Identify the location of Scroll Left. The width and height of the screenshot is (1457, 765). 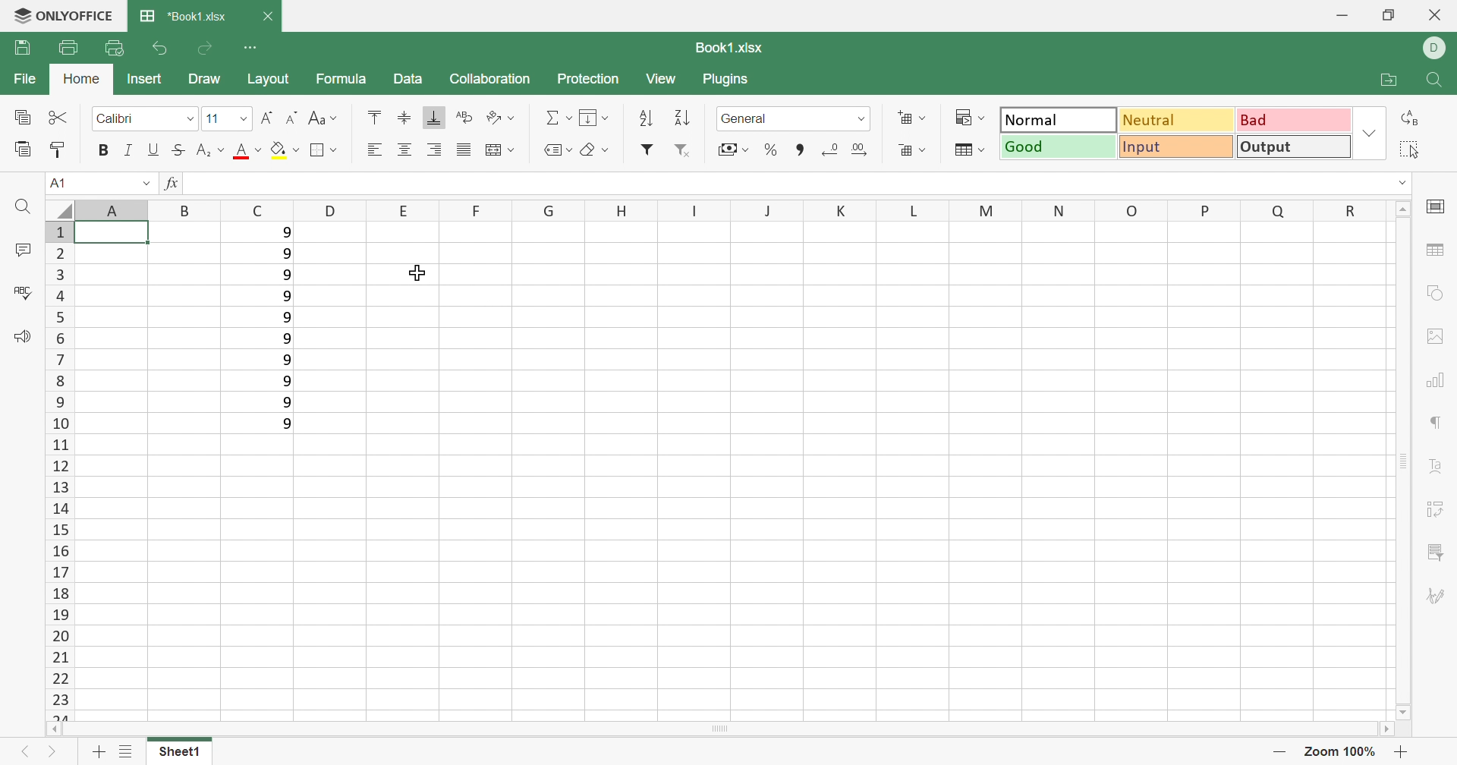
(58, 730).